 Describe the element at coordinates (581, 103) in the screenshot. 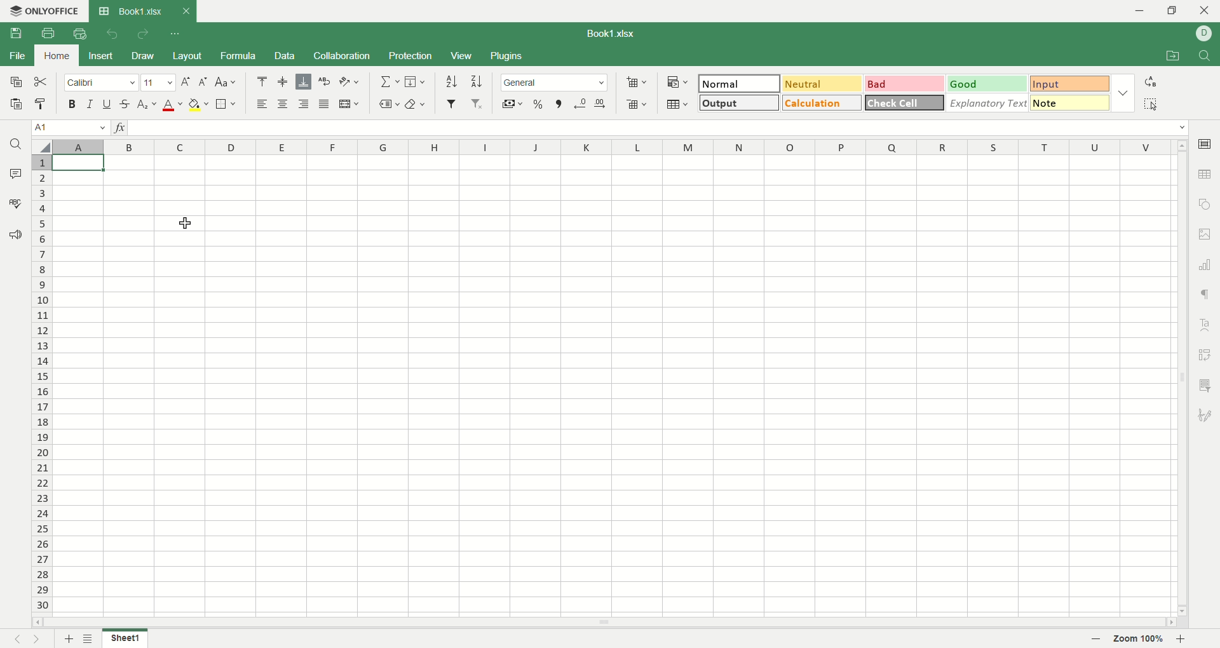

I see `decrease decimal` at that location.